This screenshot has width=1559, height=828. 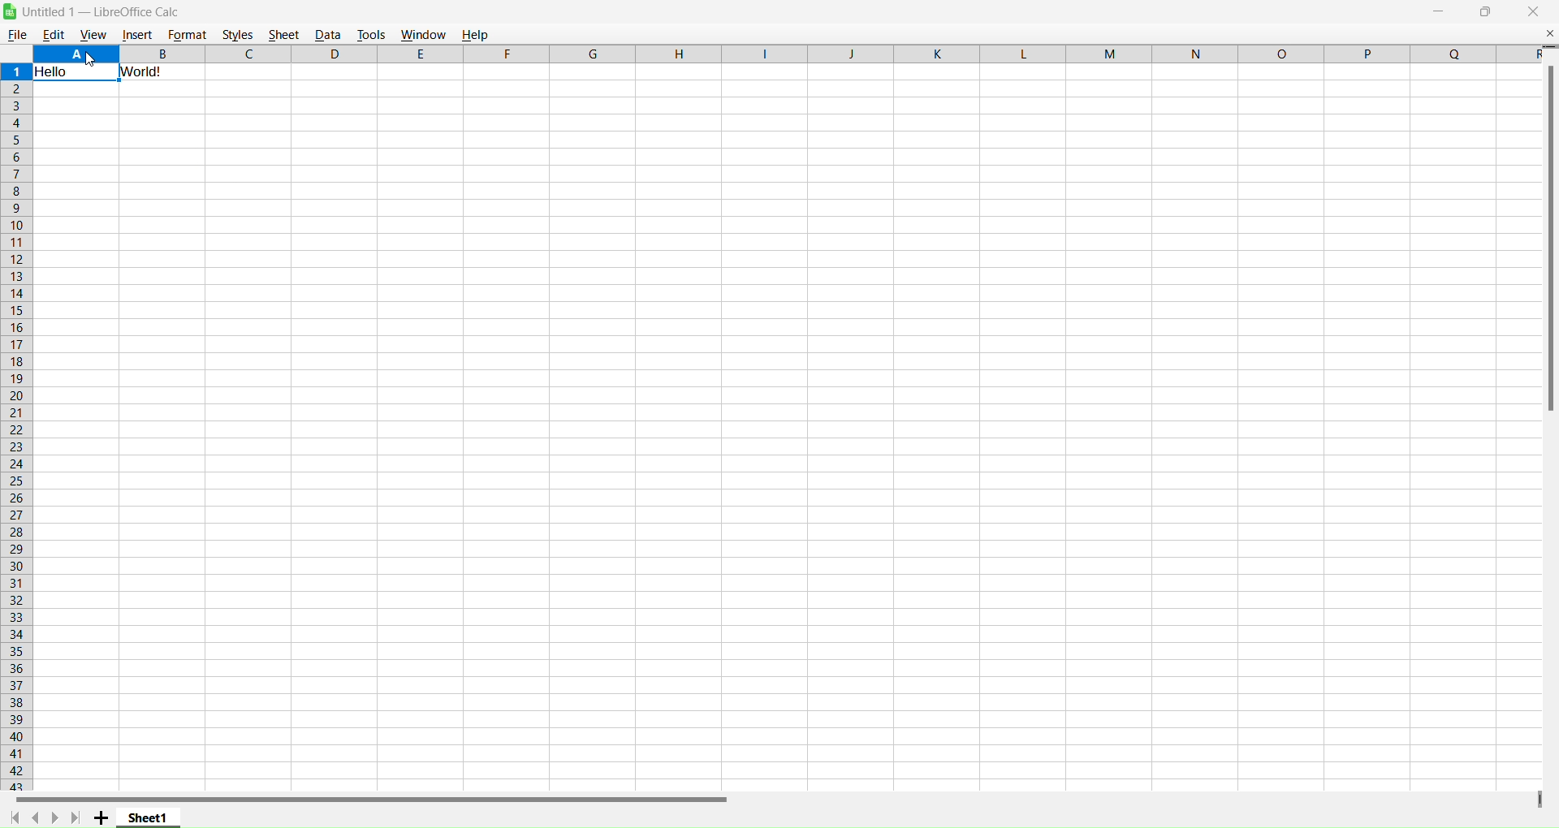 What do you see at coordinates (283, 34) in the screenshot?
I see `Sheet` at bounding box center [283, 34].